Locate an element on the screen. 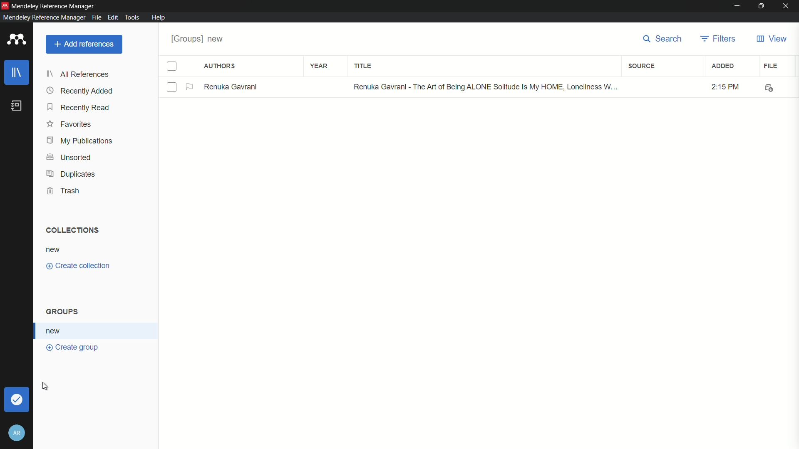 Image resolution: width=799 pixels, height=449 pixels. recently read is located at coordinates (78, 108).